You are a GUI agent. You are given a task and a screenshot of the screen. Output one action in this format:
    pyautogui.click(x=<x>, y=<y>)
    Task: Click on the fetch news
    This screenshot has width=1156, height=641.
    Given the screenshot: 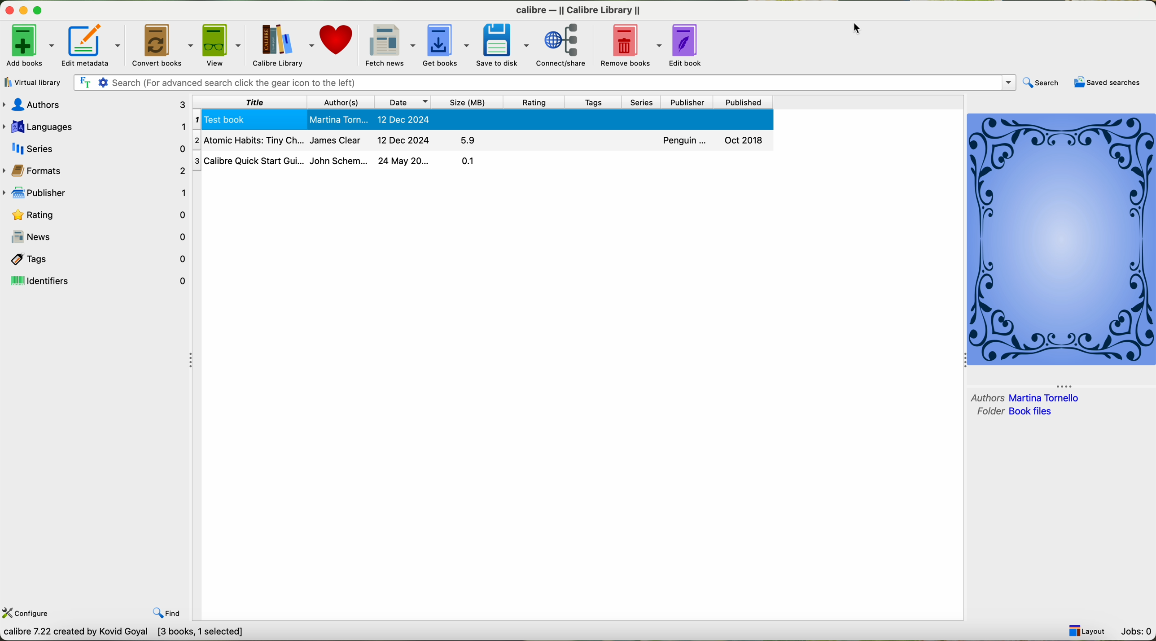 What is the action you would take?
    pyautogui.click(x=388, y=44)
    